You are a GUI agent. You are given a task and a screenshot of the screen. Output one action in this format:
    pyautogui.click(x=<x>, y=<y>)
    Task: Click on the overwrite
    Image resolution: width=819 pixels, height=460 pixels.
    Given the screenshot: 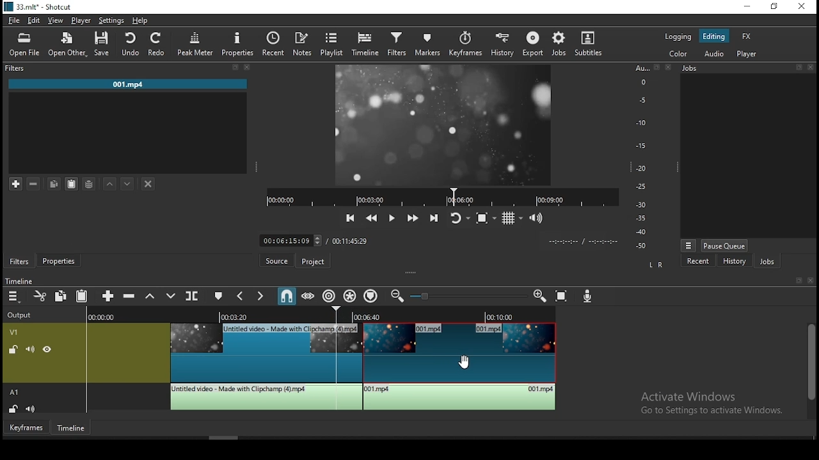 What is the action you would take?
    pyautogui.click(x=171, y=296)
    